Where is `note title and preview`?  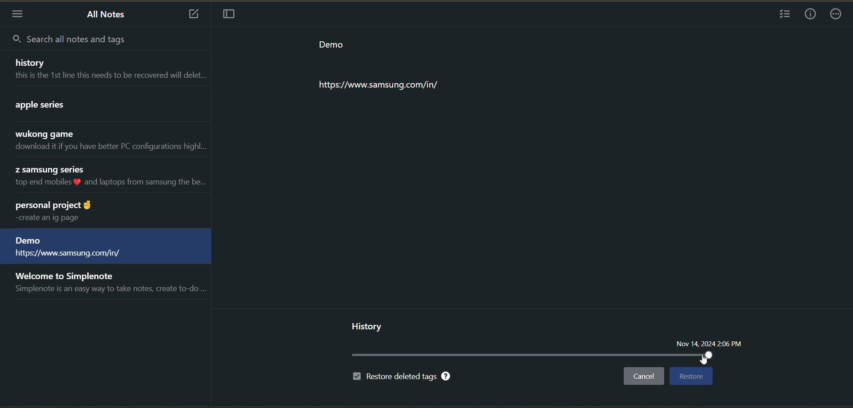
note title and preview is located at coordinates (109, 284).